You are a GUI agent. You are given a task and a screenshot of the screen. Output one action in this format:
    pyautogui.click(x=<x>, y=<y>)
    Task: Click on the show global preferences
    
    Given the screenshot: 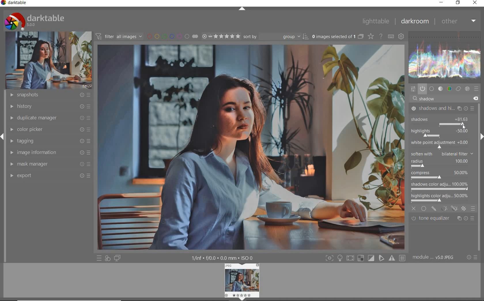 What is the action you would take?
    pyautogui.click(x=401, y=37)
    